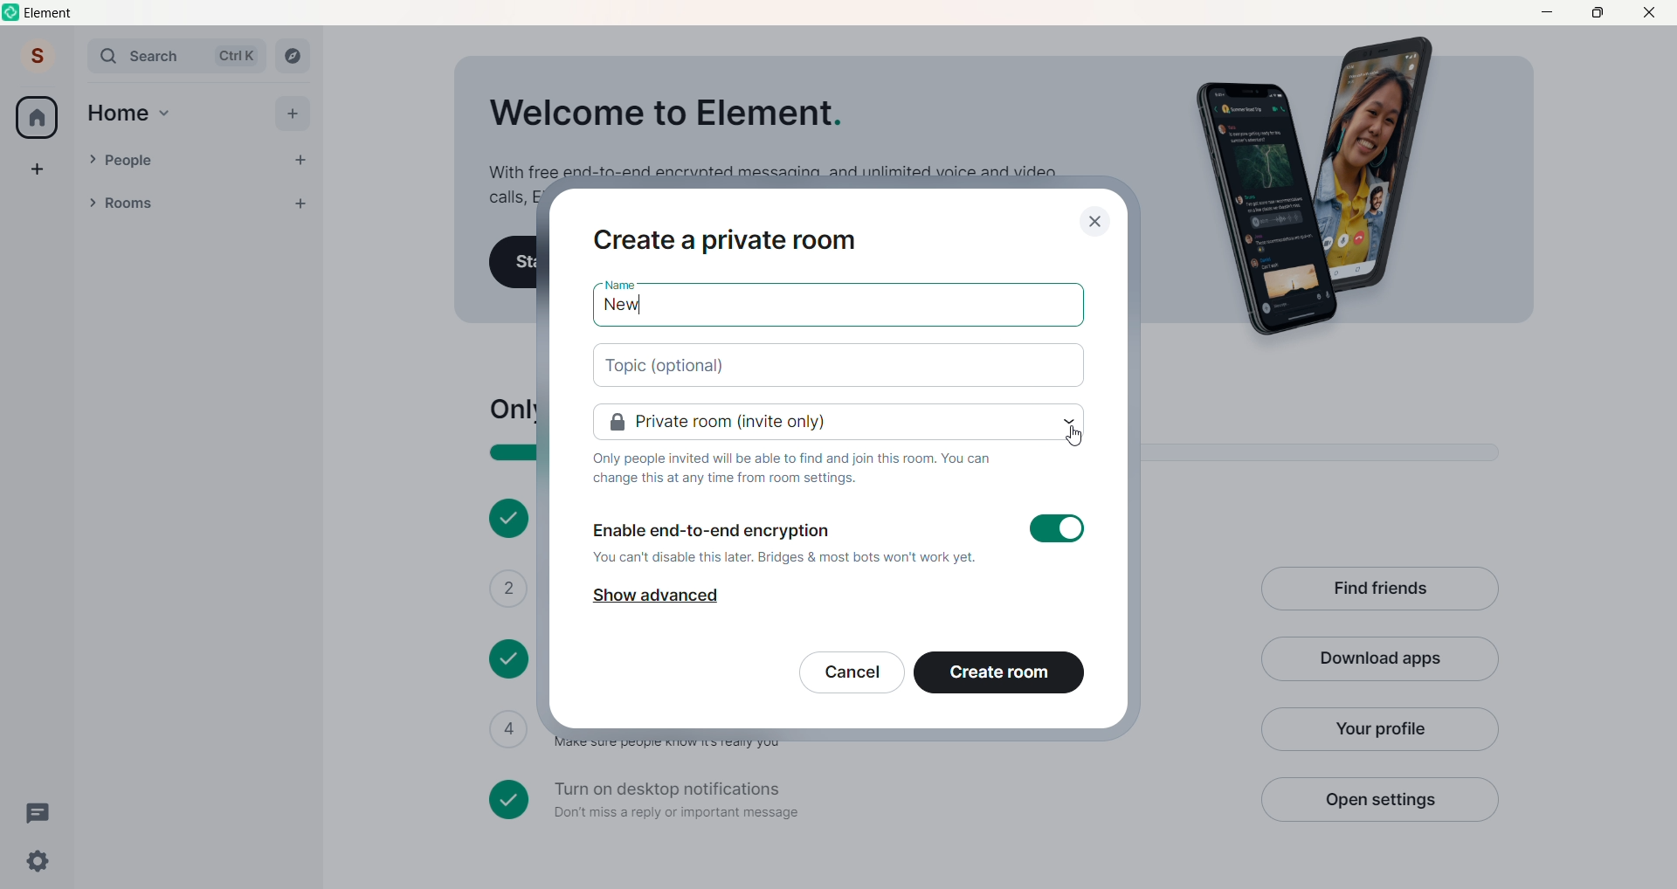  I want to click on Turn on desktop notifications
Don't miss a reply or important message, so click(863, 800).